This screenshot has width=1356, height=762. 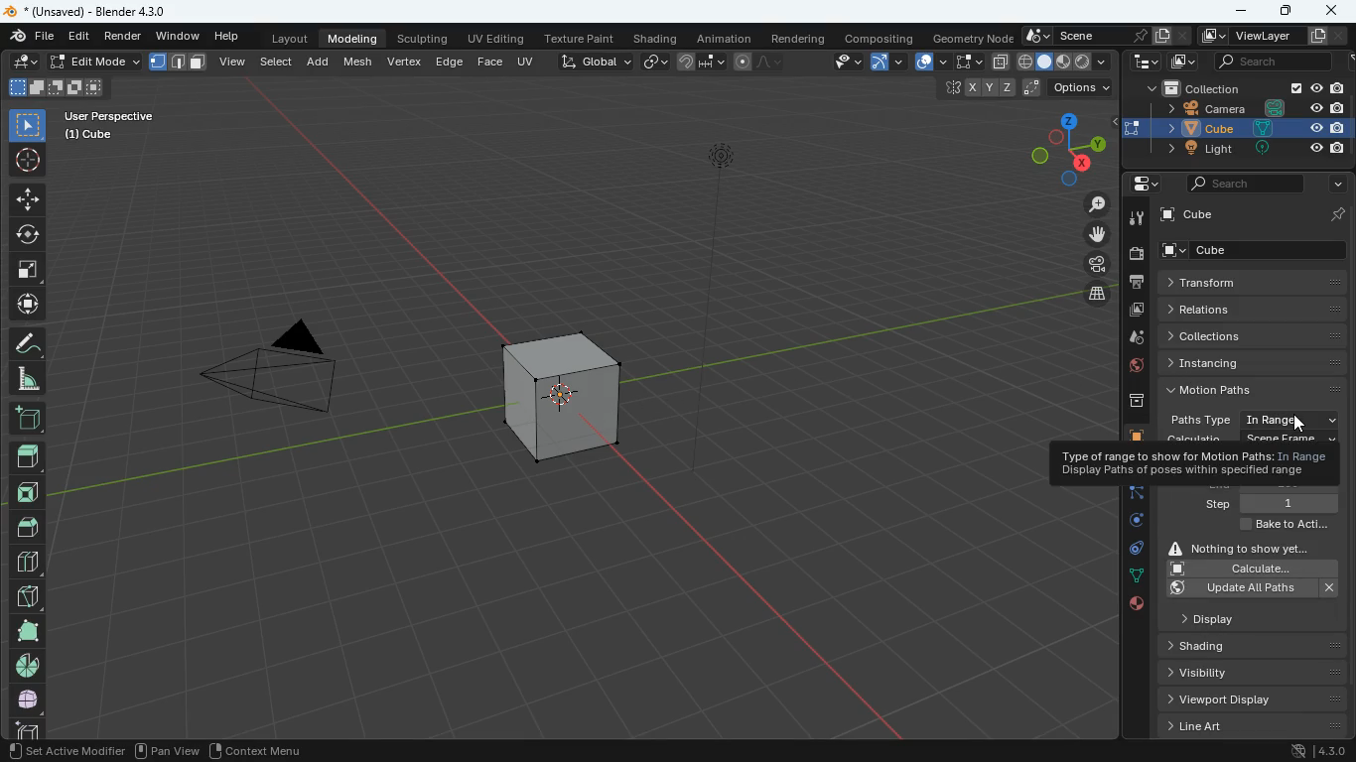 What do you see at coordinates (1240, 10) in the screenshot?
I see `minimize` at bounding box center [1240, 10].